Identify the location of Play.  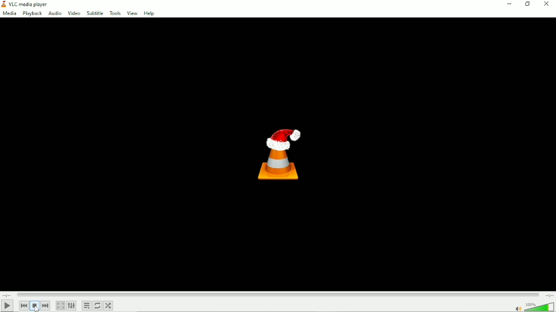
(6, 305).